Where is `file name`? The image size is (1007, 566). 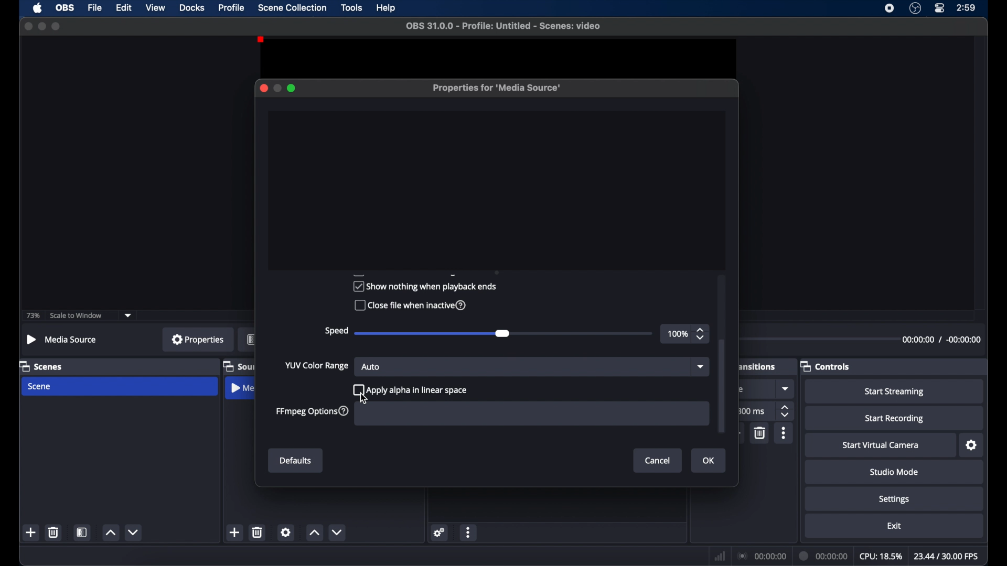
file name is located at coordinates (504, 26).